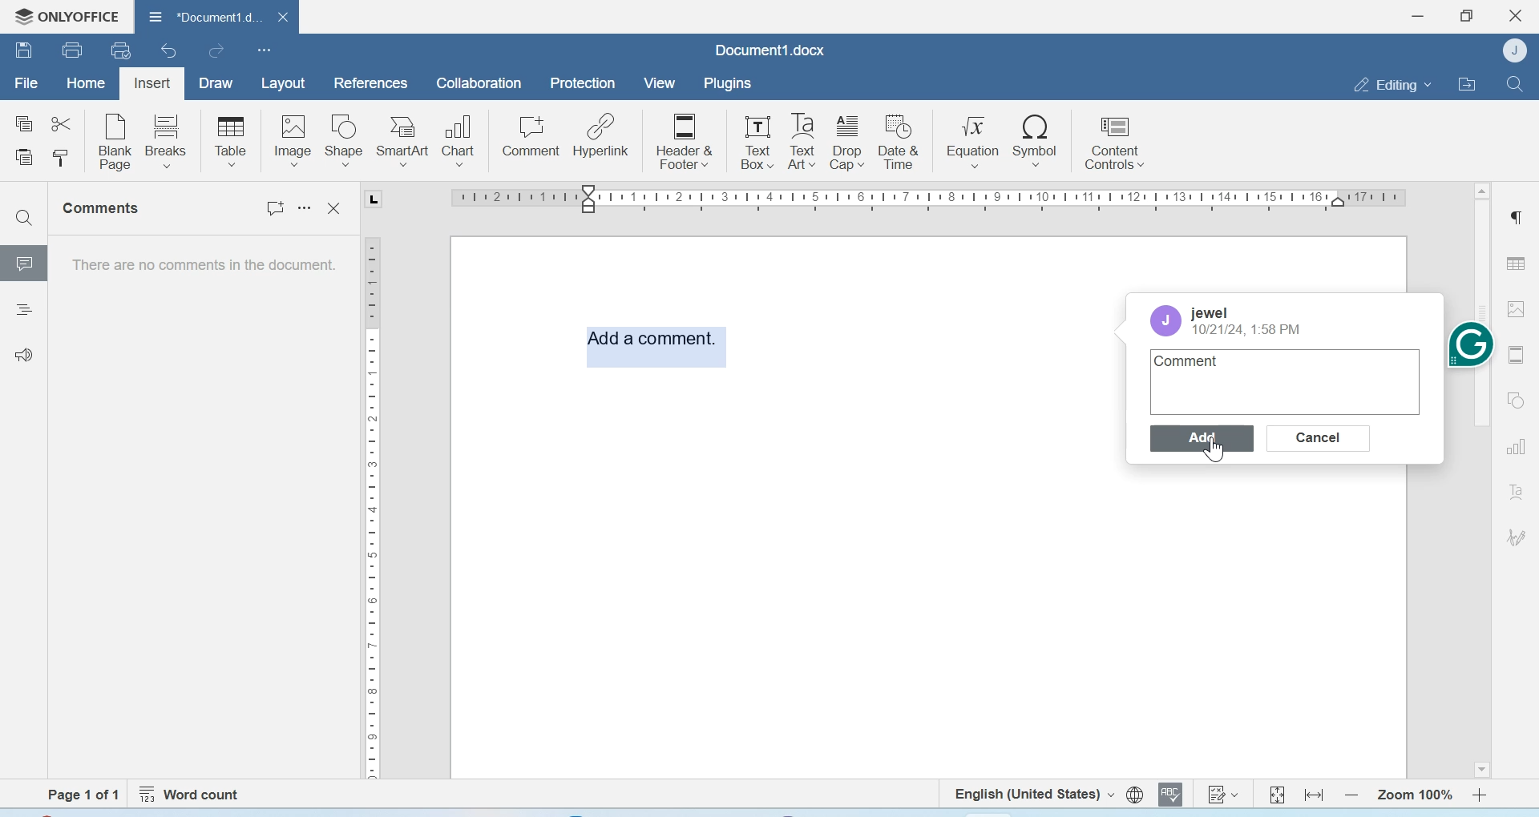 The image size is (1539, 817). I want to click on Paste, so click(26, 159).